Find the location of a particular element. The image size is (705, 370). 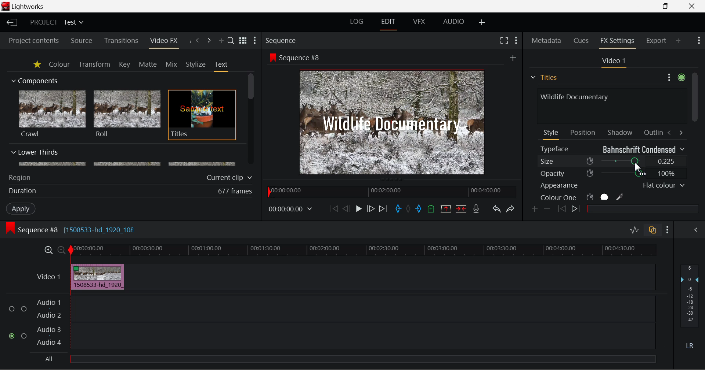

Titles is located at coordinates (202, 115).